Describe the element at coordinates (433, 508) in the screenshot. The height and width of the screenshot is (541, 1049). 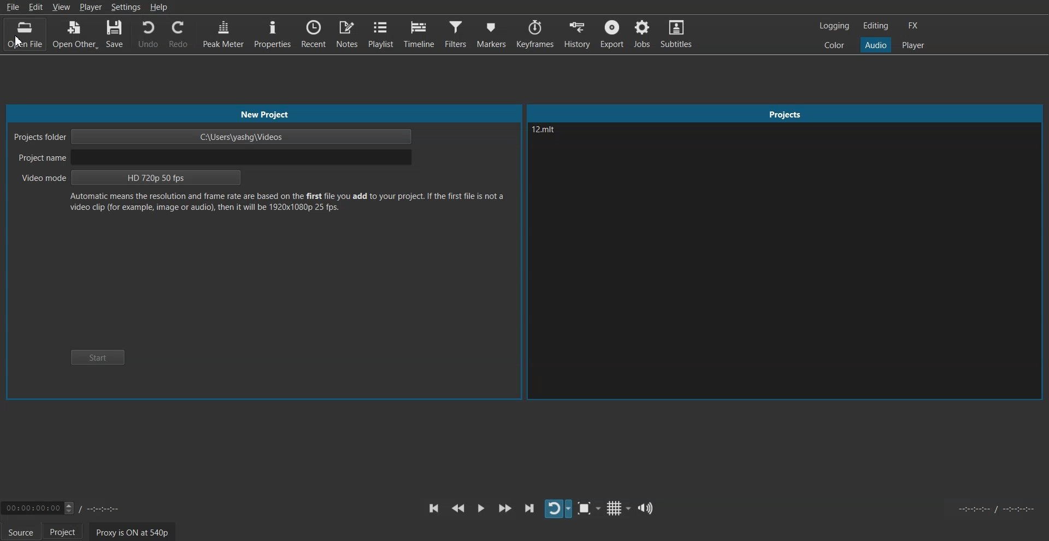
I see `Skip to the previous point` at that location.